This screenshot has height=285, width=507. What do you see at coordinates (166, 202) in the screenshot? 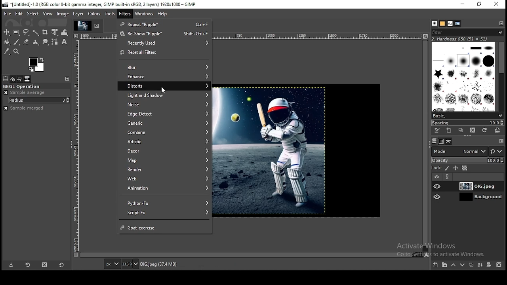
I see `python fu` at bounding box center [166, 202].